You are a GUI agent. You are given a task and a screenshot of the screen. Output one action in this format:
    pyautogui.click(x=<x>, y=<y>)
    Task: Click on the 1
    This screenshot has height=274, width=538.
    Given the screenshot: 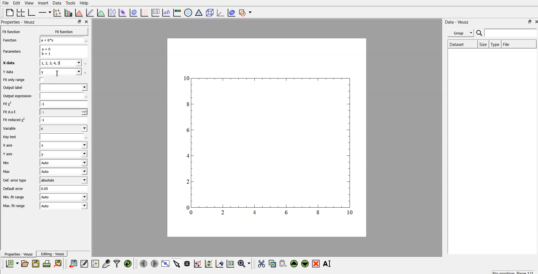 What is the action you would take?
    pyautogui.click(x=63, y=120)
    